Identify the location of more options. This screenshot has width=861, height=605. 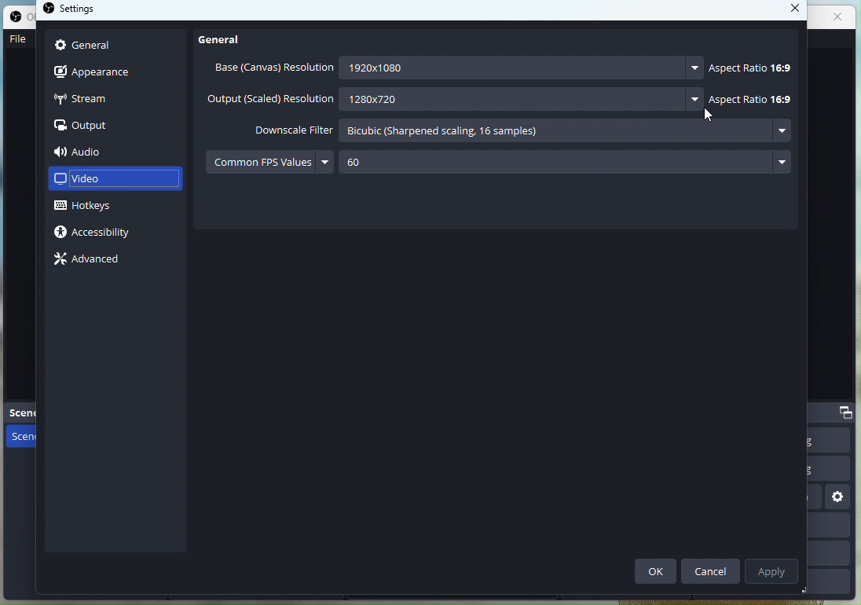
(782, 132).